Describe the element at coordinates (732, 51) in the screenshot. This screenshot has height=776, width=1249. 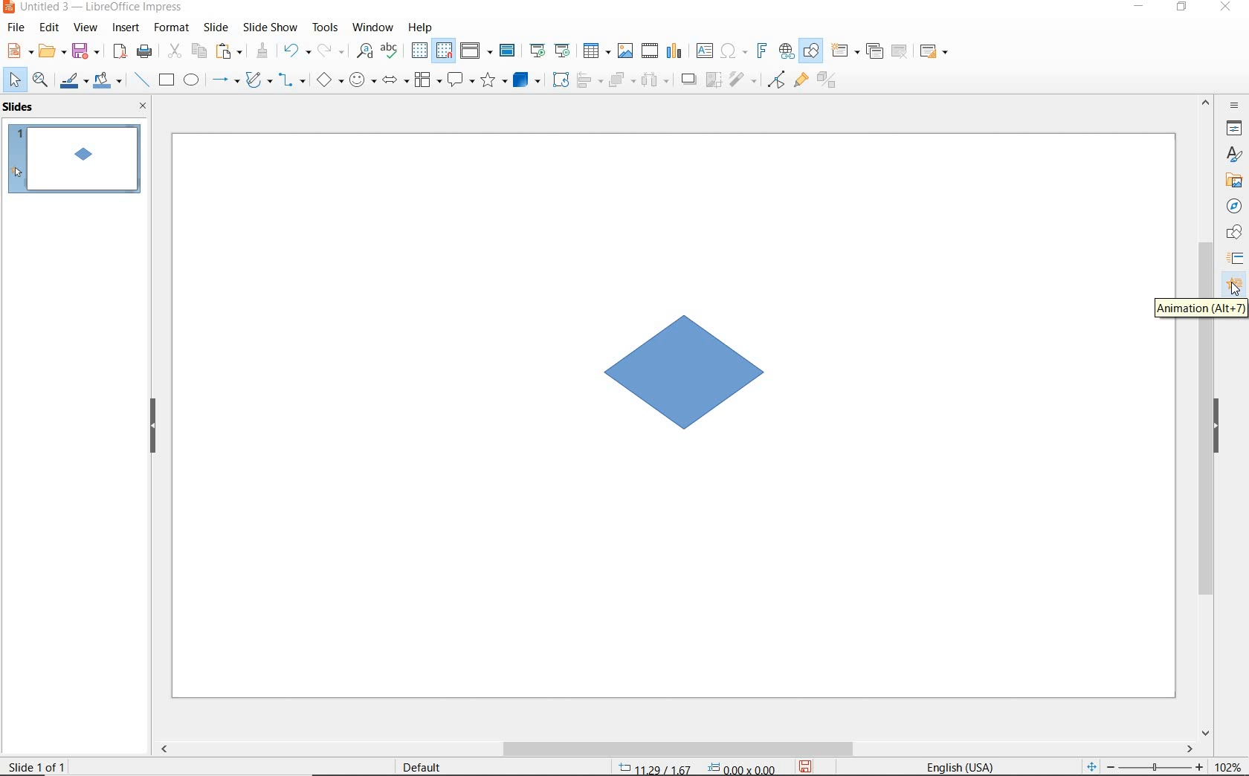
I see `insert special characters` at that location.